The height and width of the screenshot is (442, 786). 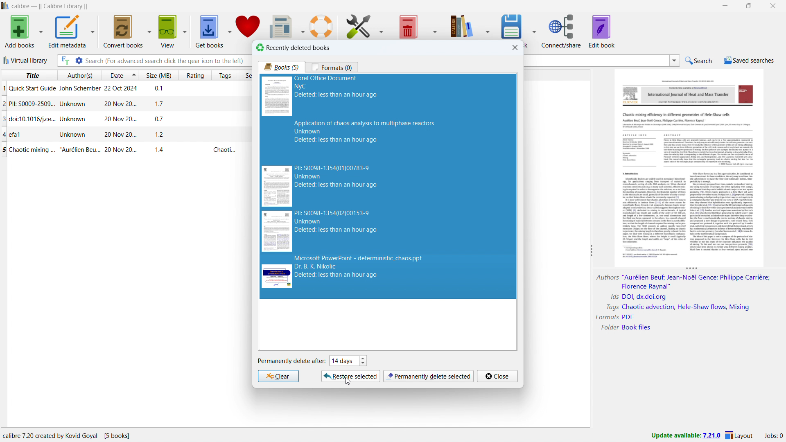 What do you see at coordinates (122, 104) in the screenshot?
I see `single book entry` at bounding box center [122, 104].